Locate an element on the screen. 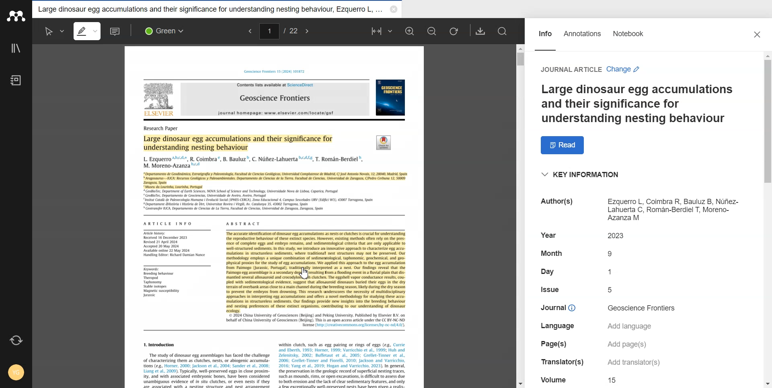  text is located at coordinates (627, 345).